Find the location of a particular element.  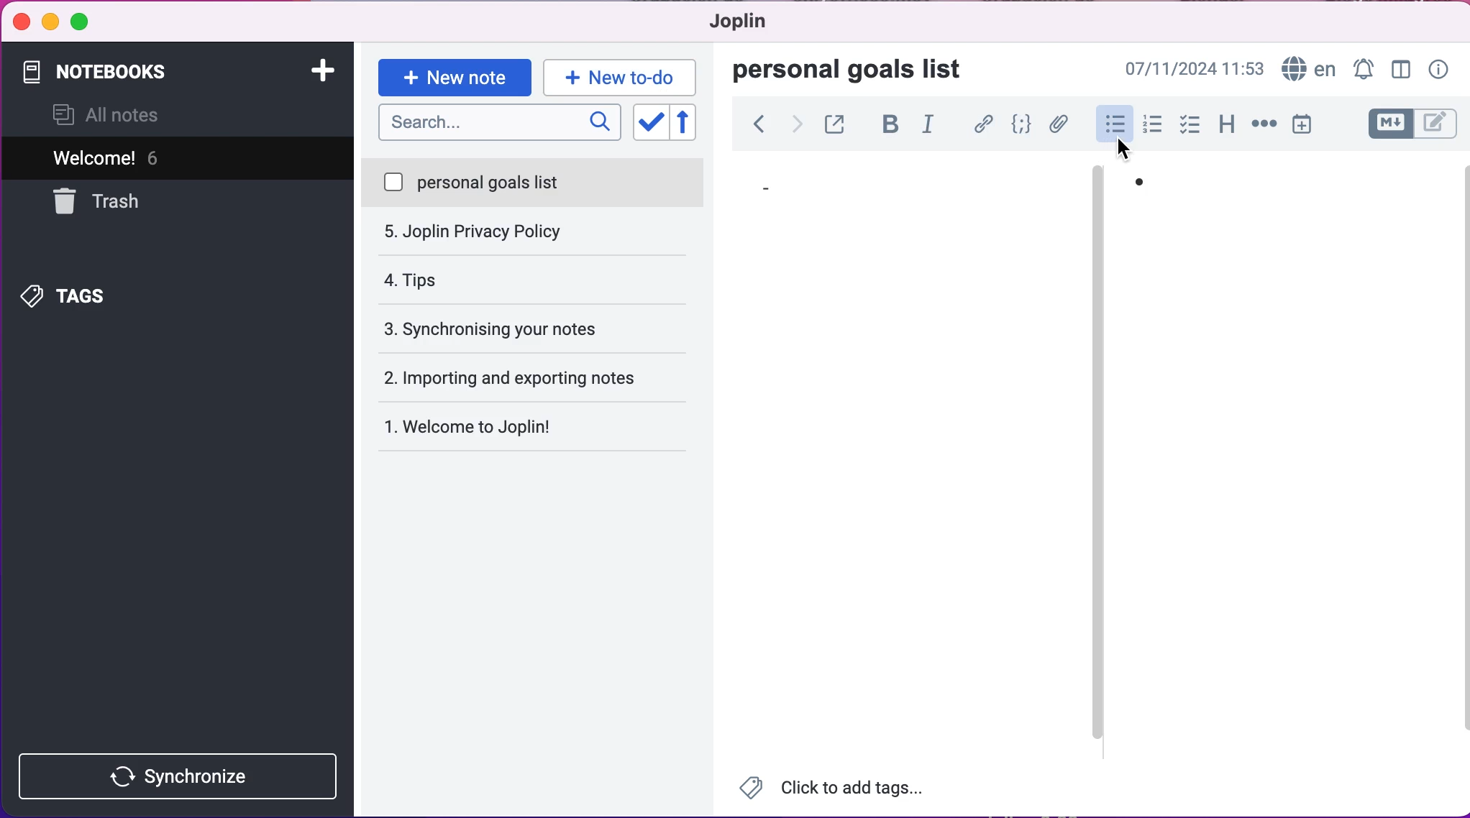

set alarm is located at coordinates (1361, 67).